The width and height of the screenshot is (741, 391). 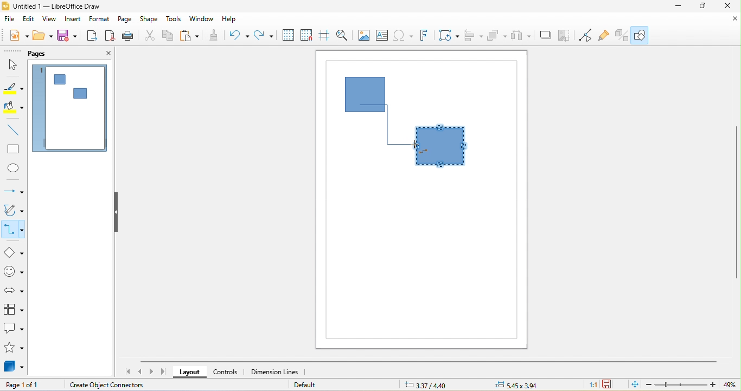 I want to click on text box, so click(x=382, y=35).